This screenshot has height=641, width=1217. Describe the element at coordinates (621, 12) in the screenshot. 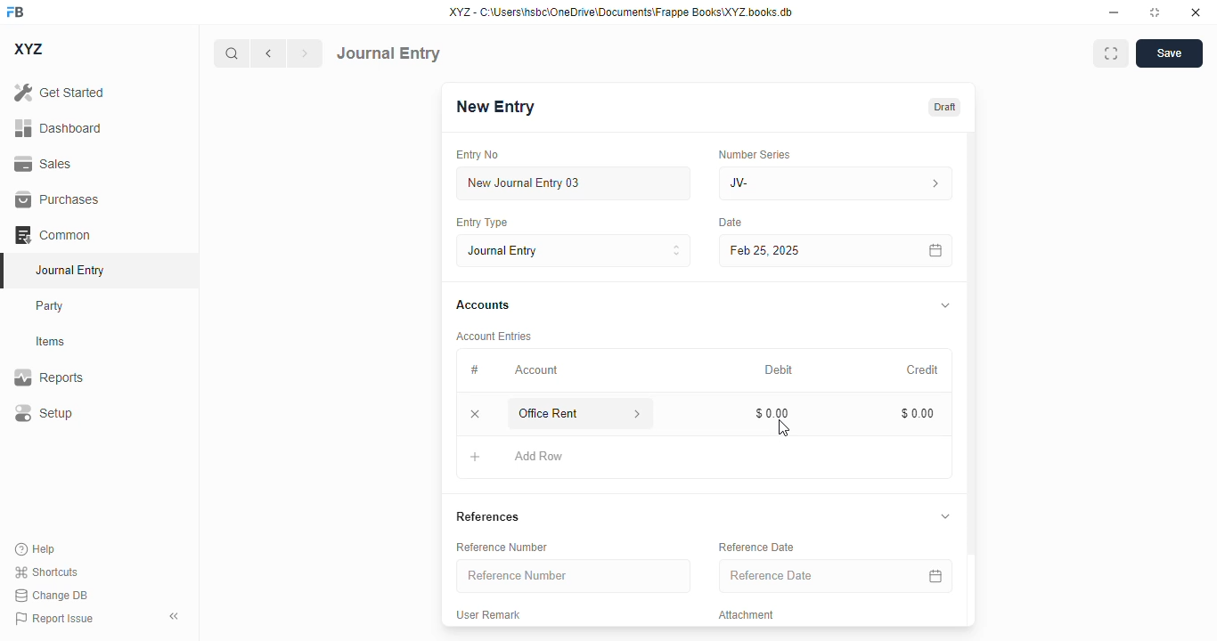

I see `XYZ - C:\Users\hsbc\OneDrive\Documents\Frappe Books\XYZ books.db` at that location.